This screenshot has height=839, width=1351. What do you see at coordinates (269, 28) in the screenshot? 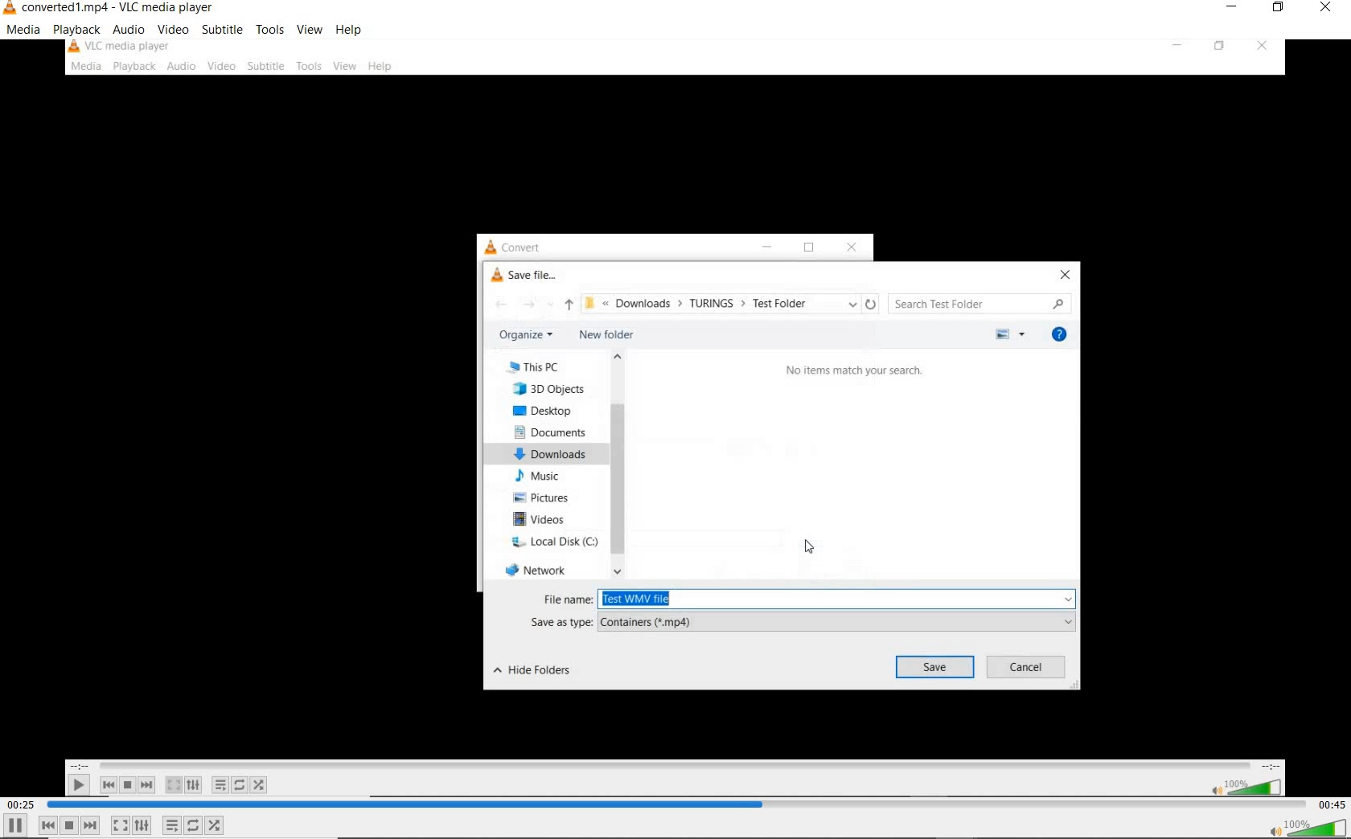
I see `tools` at bounding box center [269, 28].